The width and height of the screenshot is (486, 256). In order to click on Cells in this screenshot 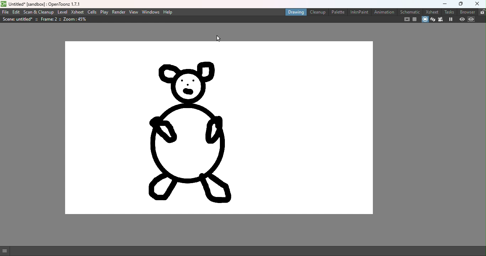, I will do `click(92, 12)`.